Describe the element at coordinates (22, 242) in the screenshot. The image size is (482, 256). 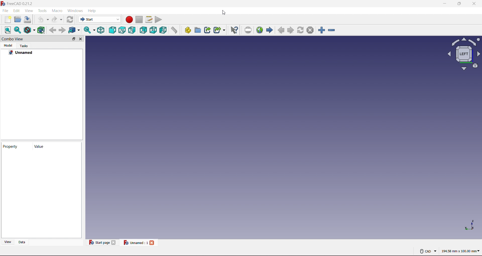
I see `Data` at that location.